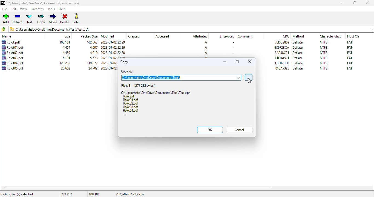  Describe the element at coordinates (298, 42) in the screenshot. I see `deflate` at that location.